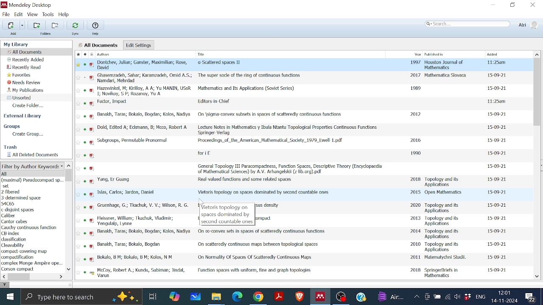  I want to click on Title, so click(246, 88).